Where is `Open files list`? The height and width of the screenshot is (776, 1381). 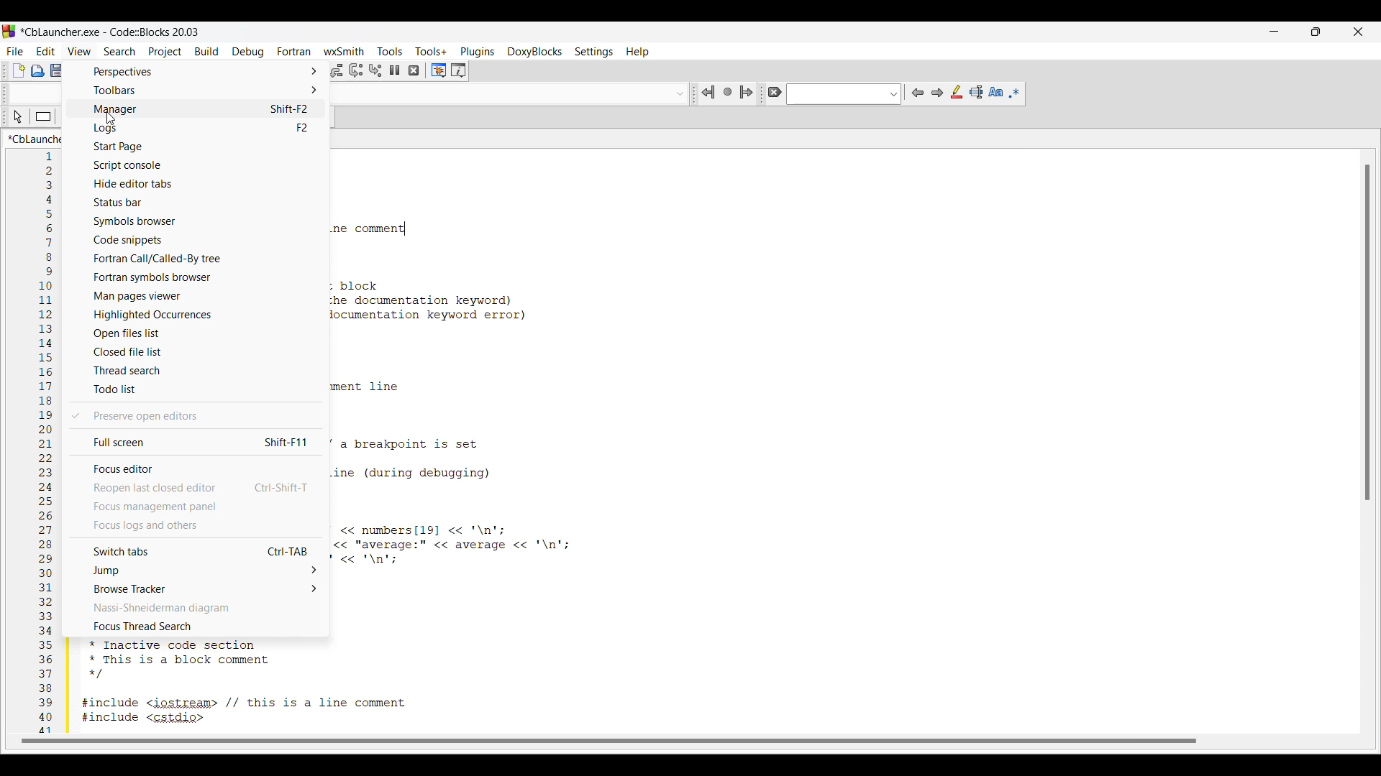 Open files list is located at coordinates (199, 333).